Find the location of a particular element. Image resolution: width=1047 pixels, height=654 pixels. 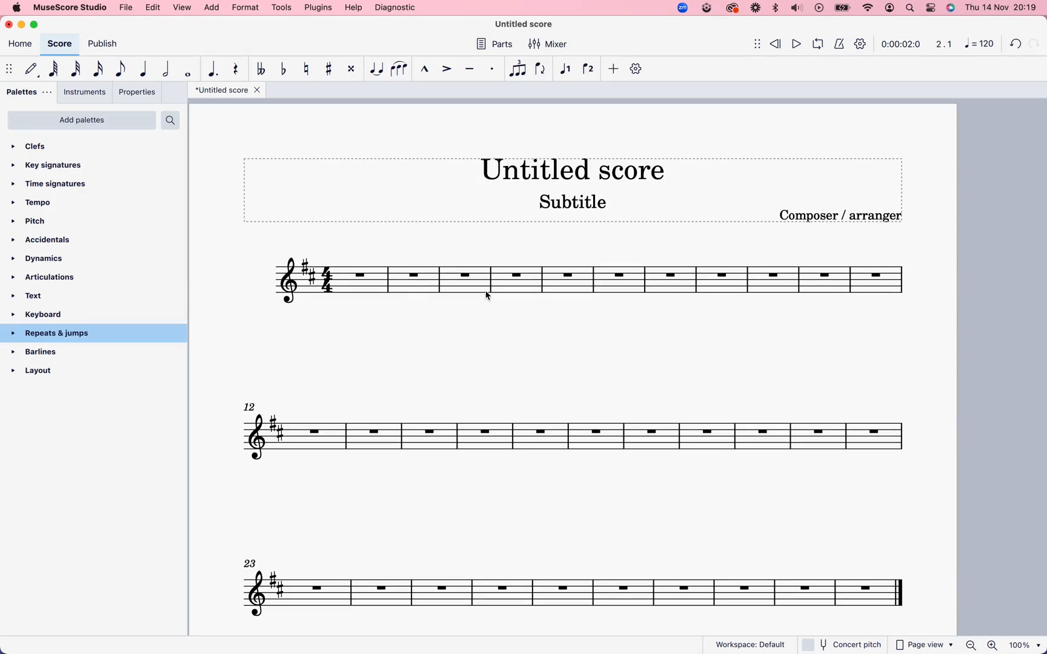

move is located at coordinates (8, 67).